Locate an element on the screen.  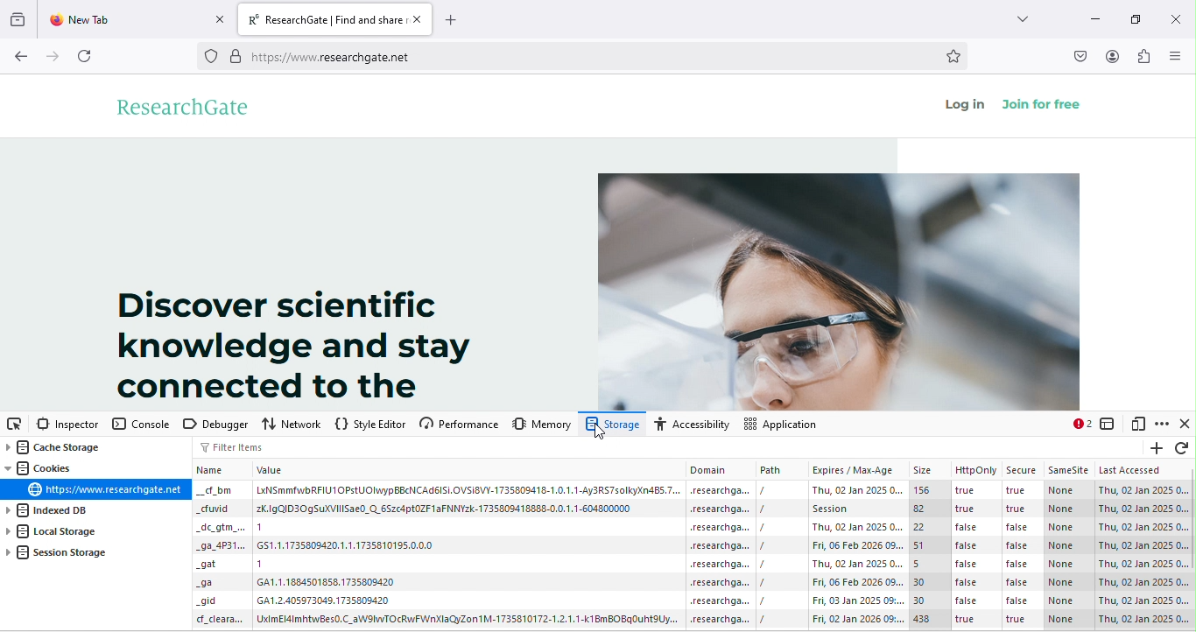
http only is located at coordinates (975, 471).